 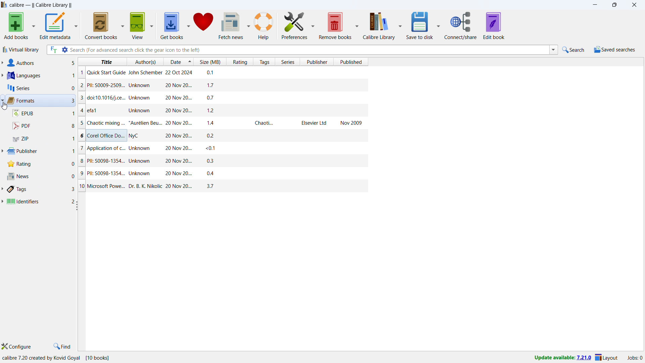 I want to click on update, so click(x=562, y=358).